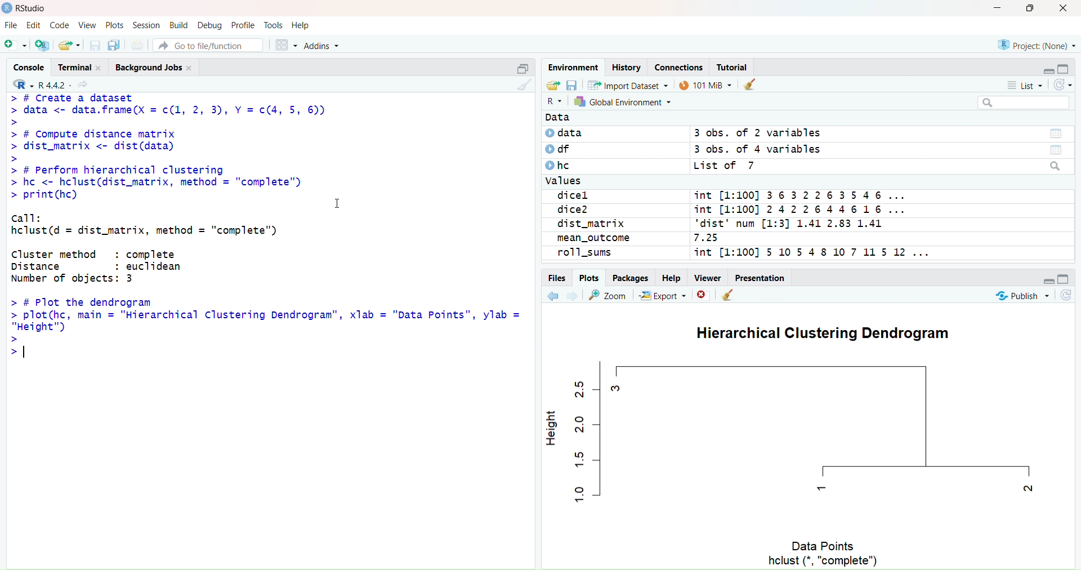 The image size is (1081, 570). What do you see at coordinates (557, 276) in the screenshot?
I see `Files` at bounding box center [557, 276].